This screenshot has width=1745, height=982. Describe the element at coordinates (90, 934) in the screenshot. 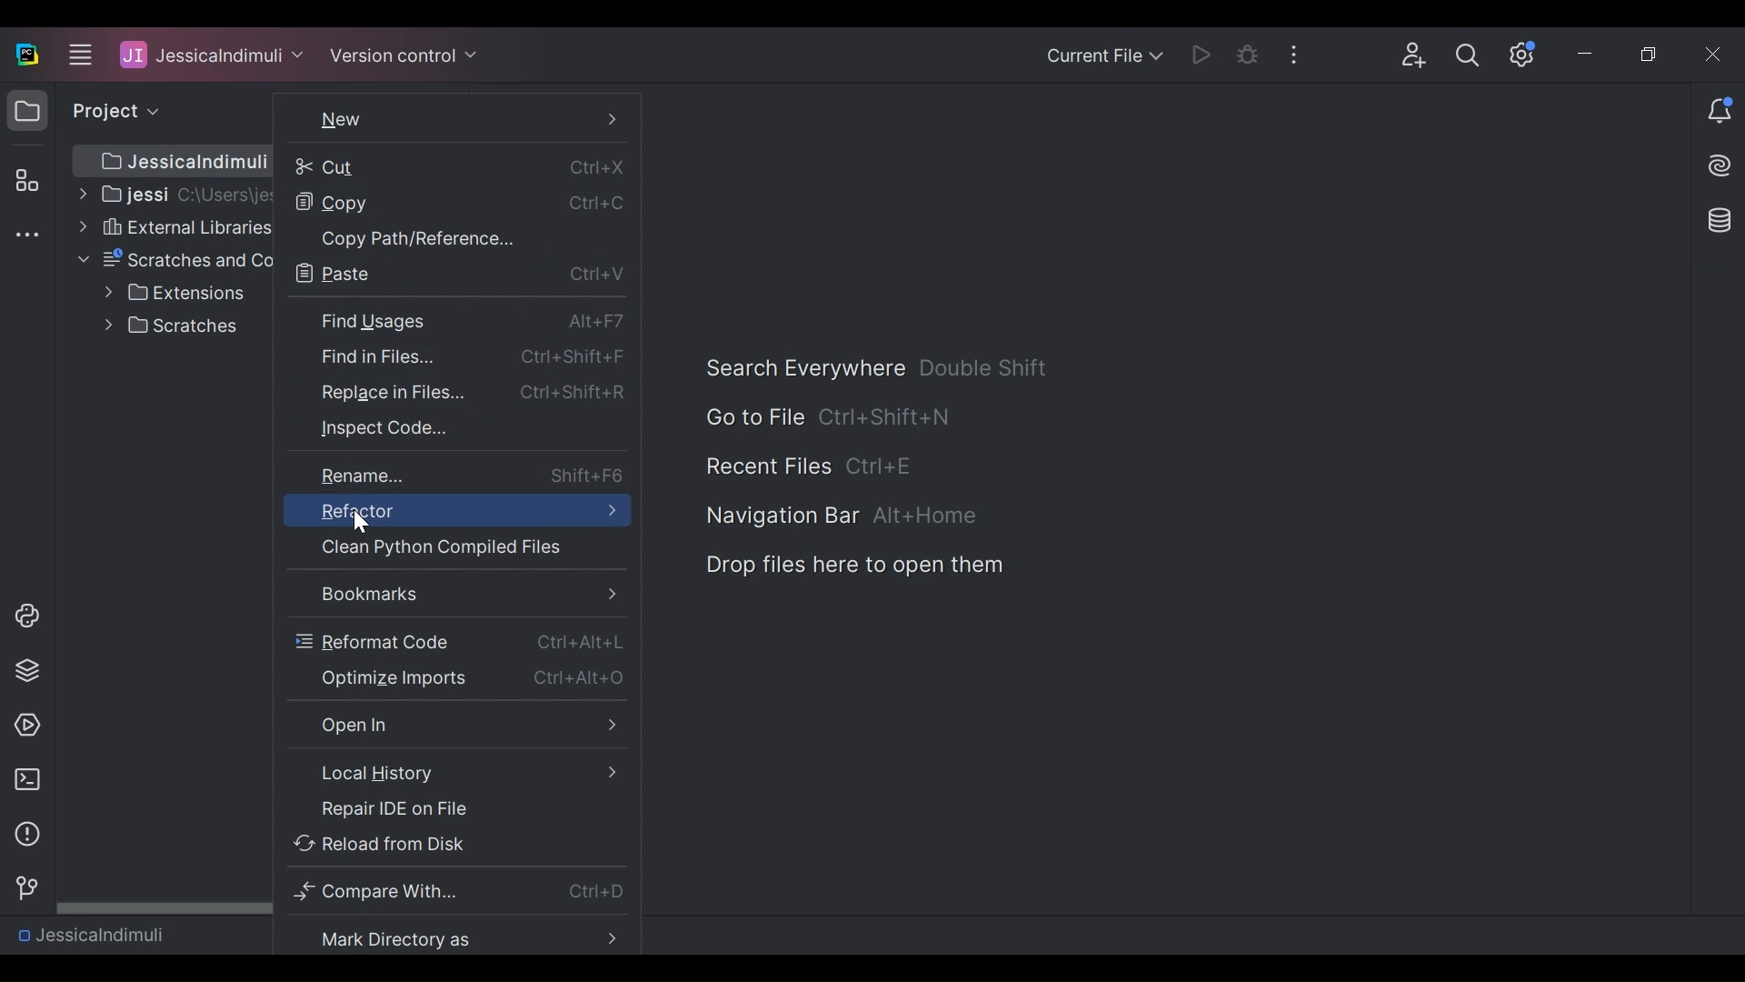

I see `Project Name` at that location.